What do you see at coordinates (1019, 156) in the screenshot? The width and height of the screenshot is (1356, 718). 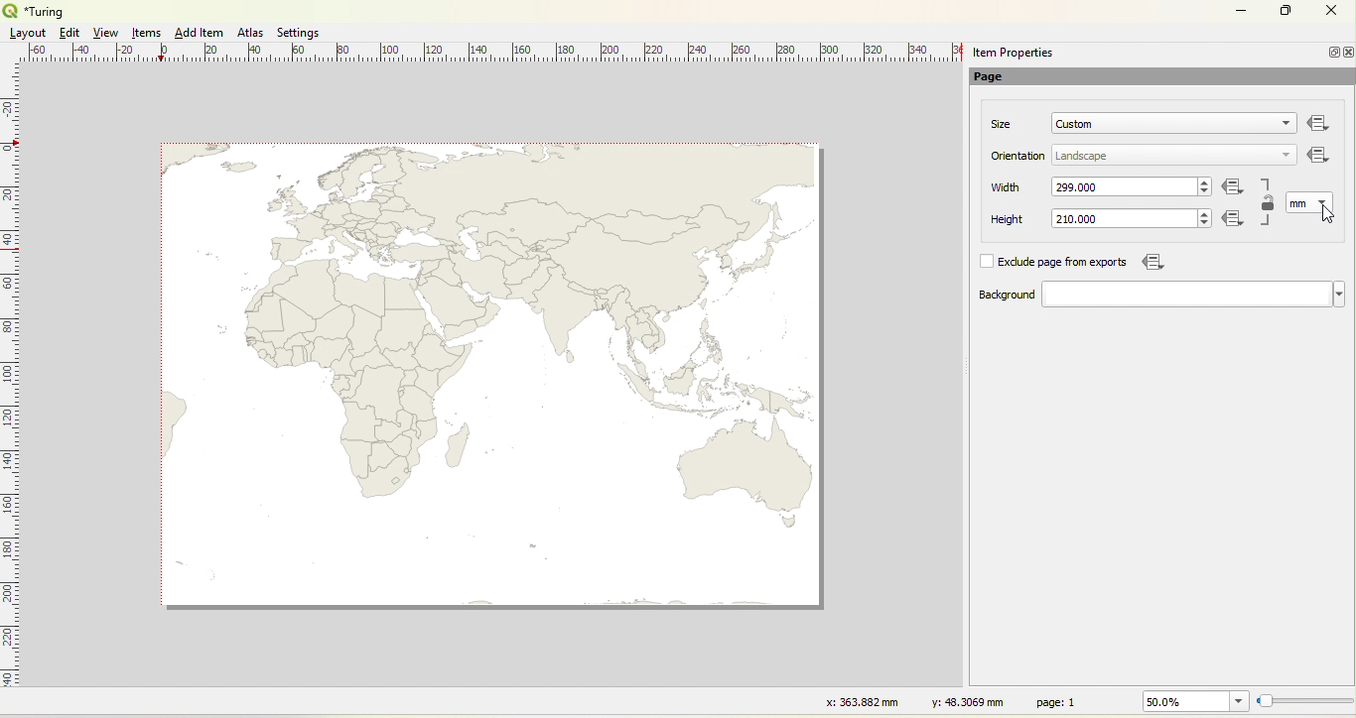 I see `Orientation` at bounding box center [1019, 156].